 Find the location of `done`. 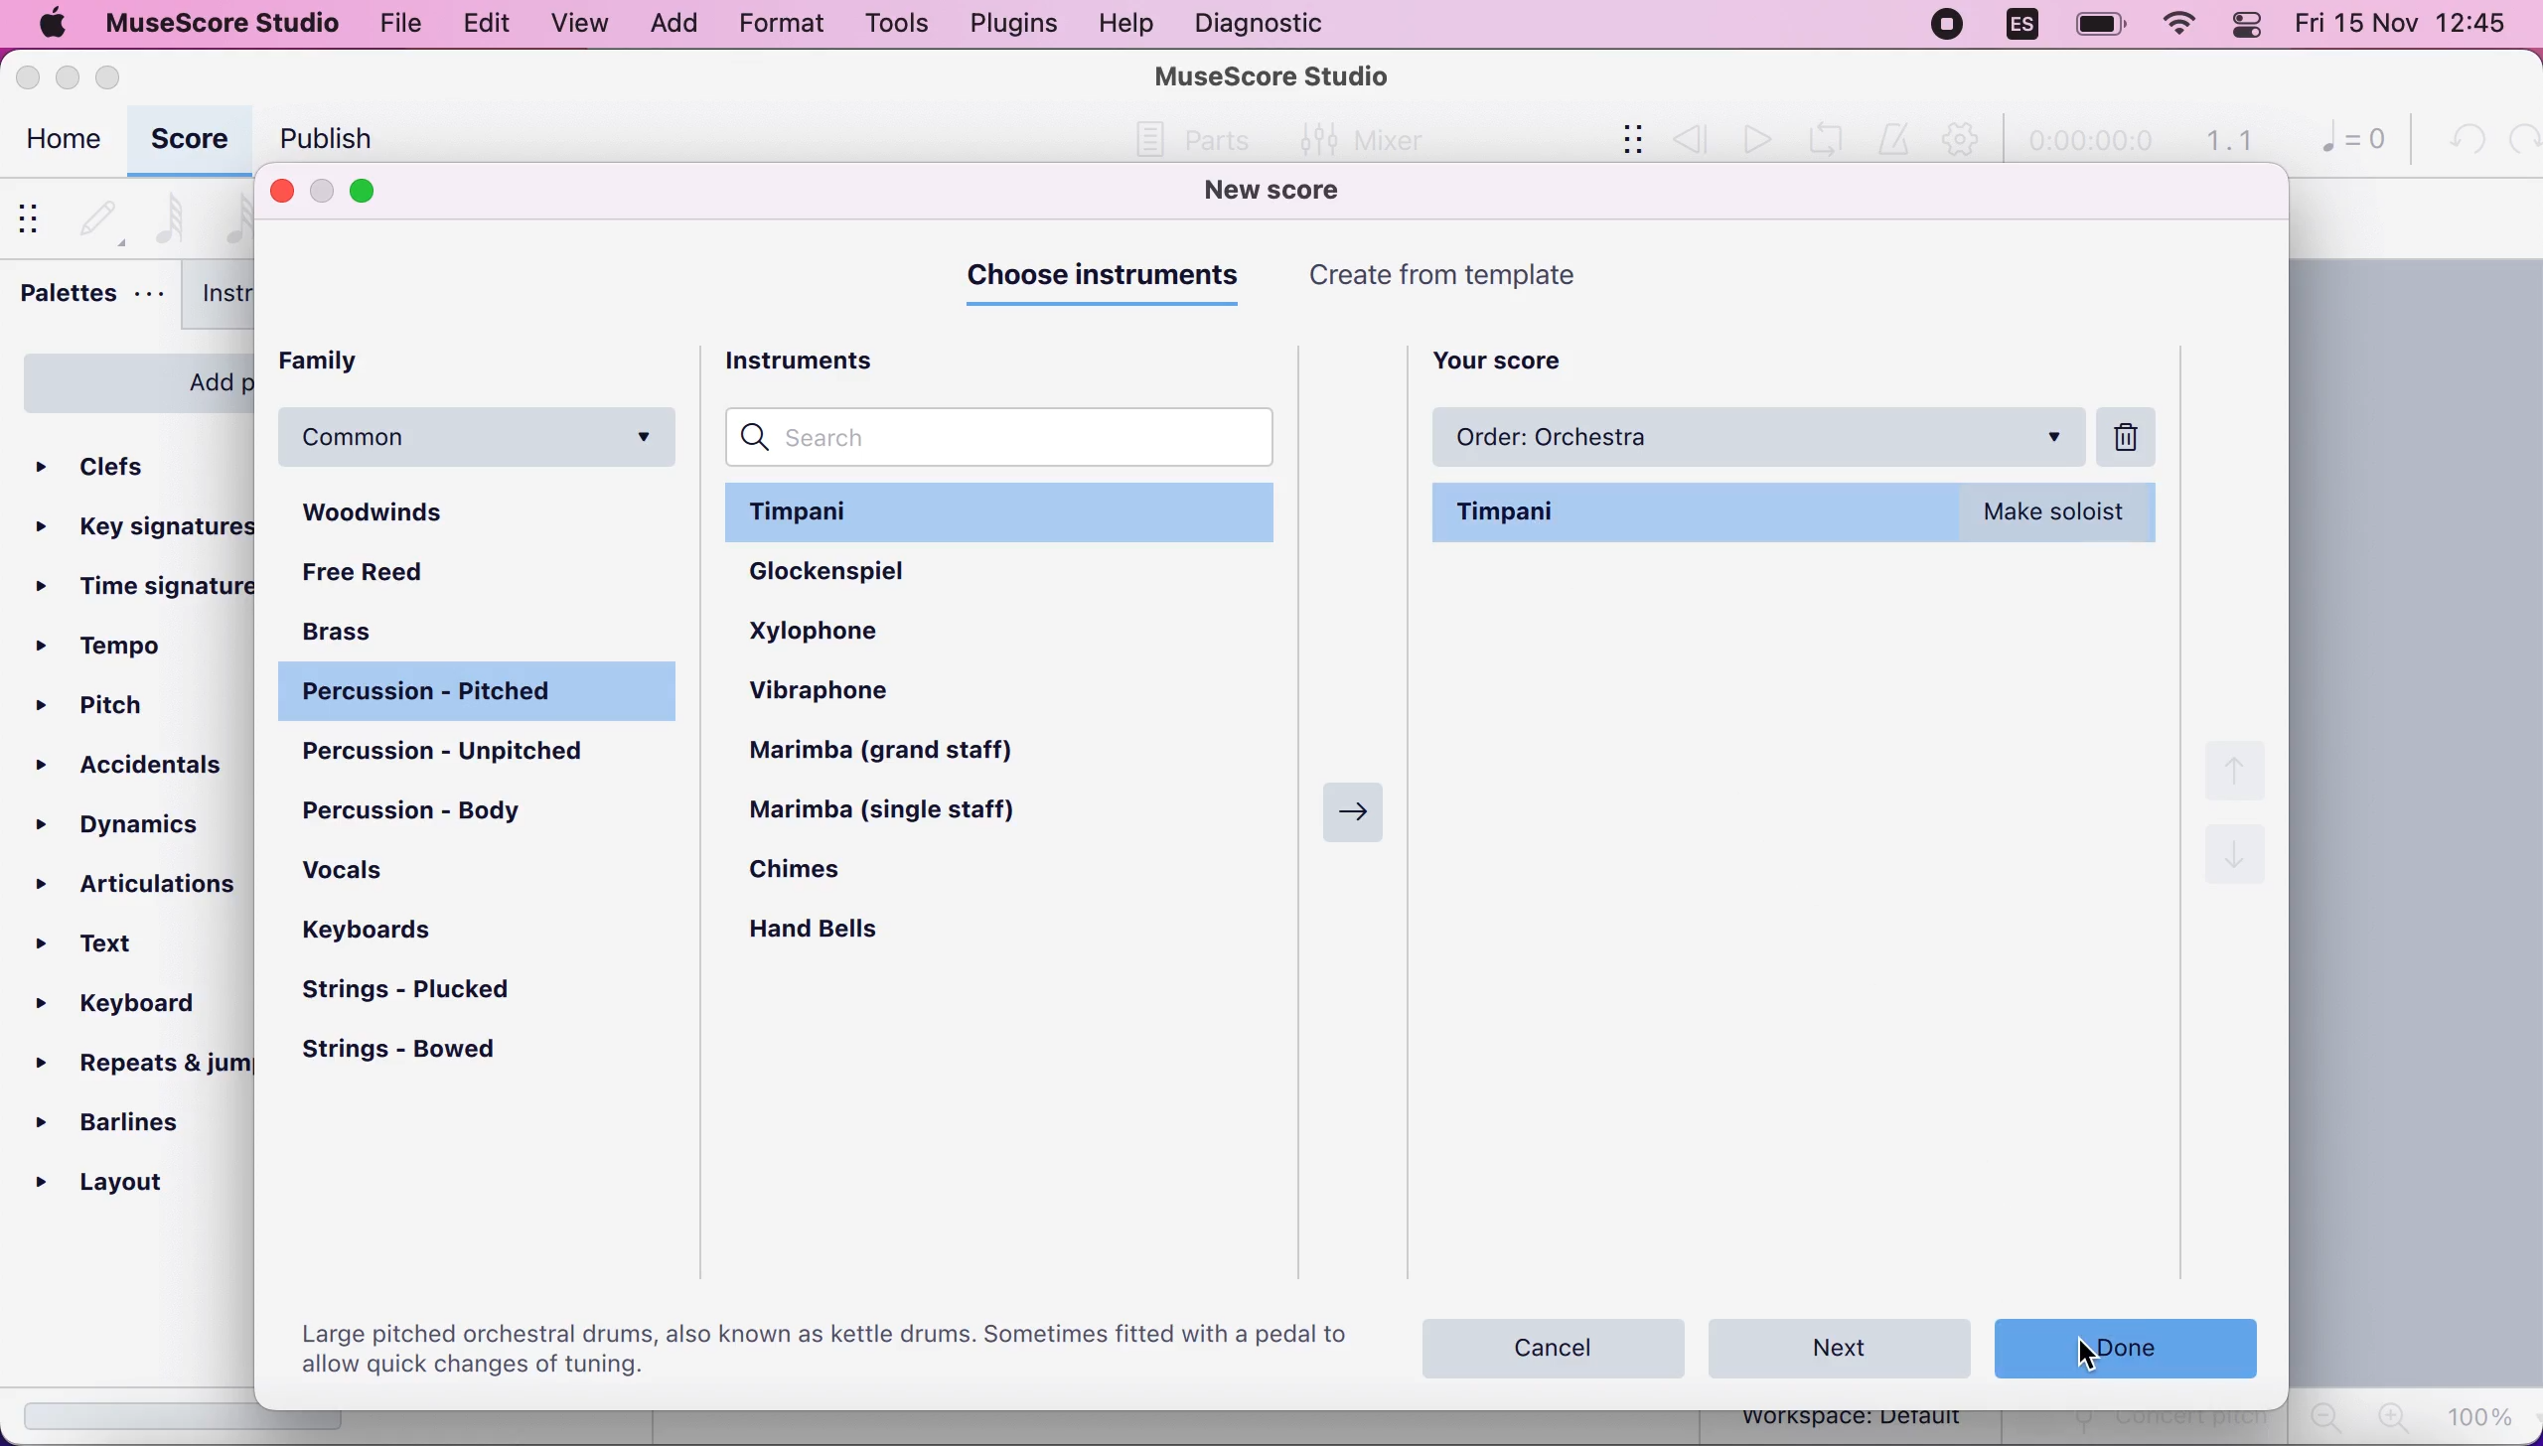

done is located at coordinates (2122, 1344).